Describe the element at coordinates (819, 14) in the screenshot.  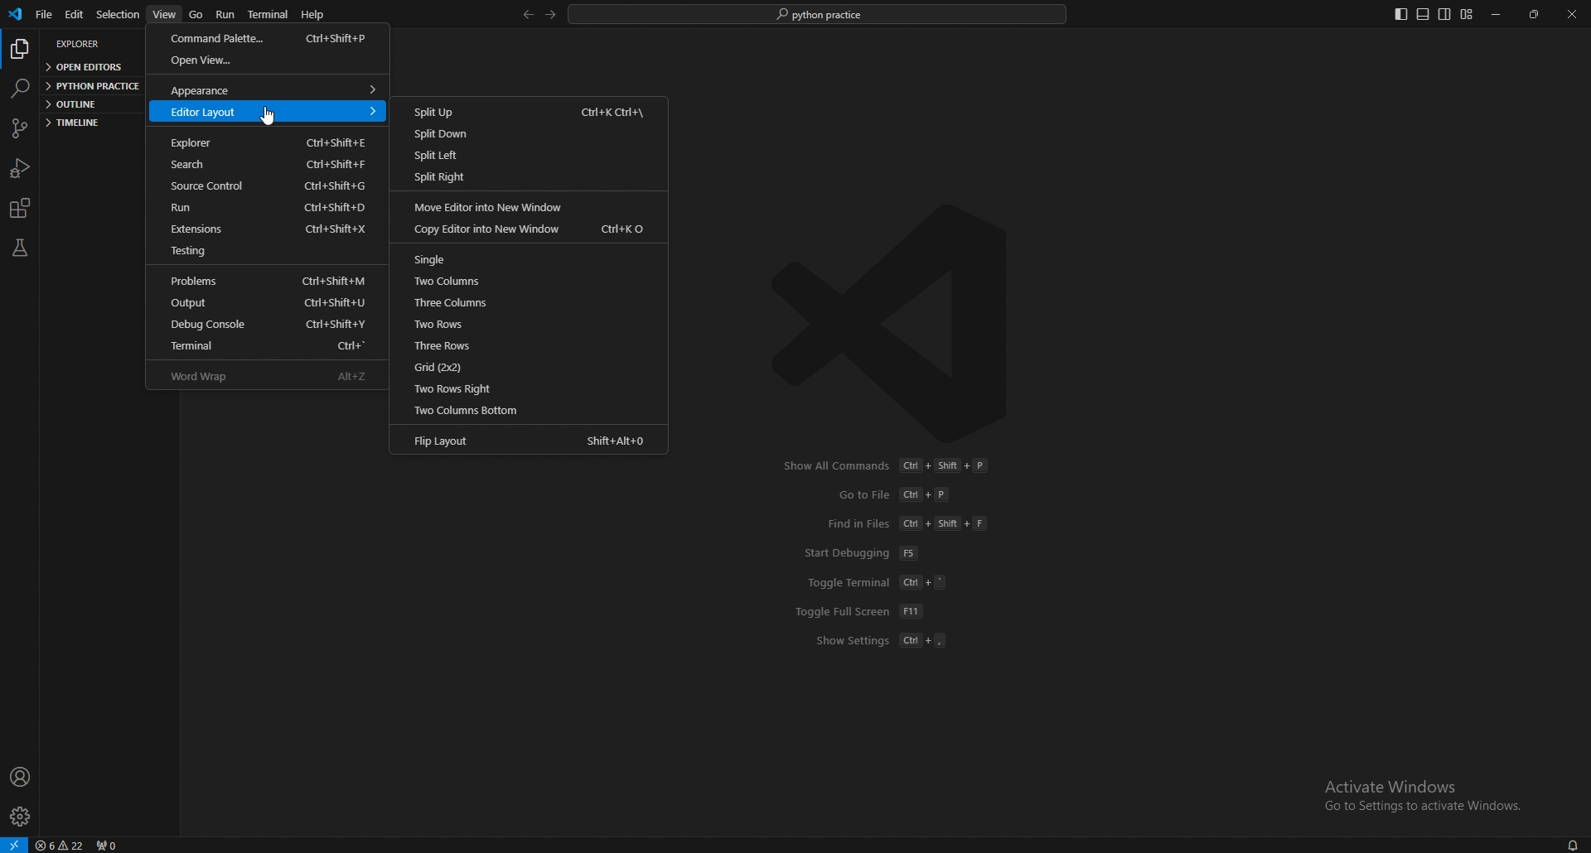
I see `search bar` at that location.